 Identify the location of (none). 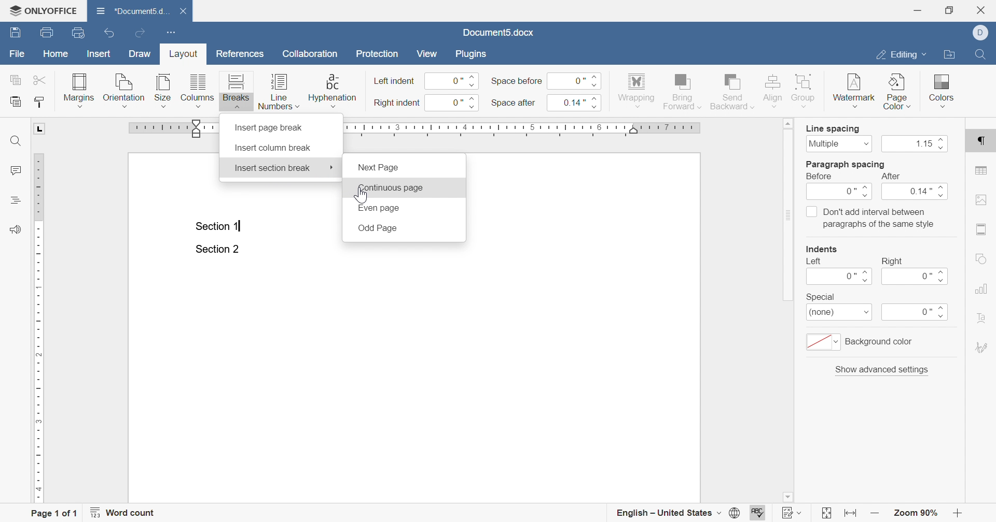
(840, 313).